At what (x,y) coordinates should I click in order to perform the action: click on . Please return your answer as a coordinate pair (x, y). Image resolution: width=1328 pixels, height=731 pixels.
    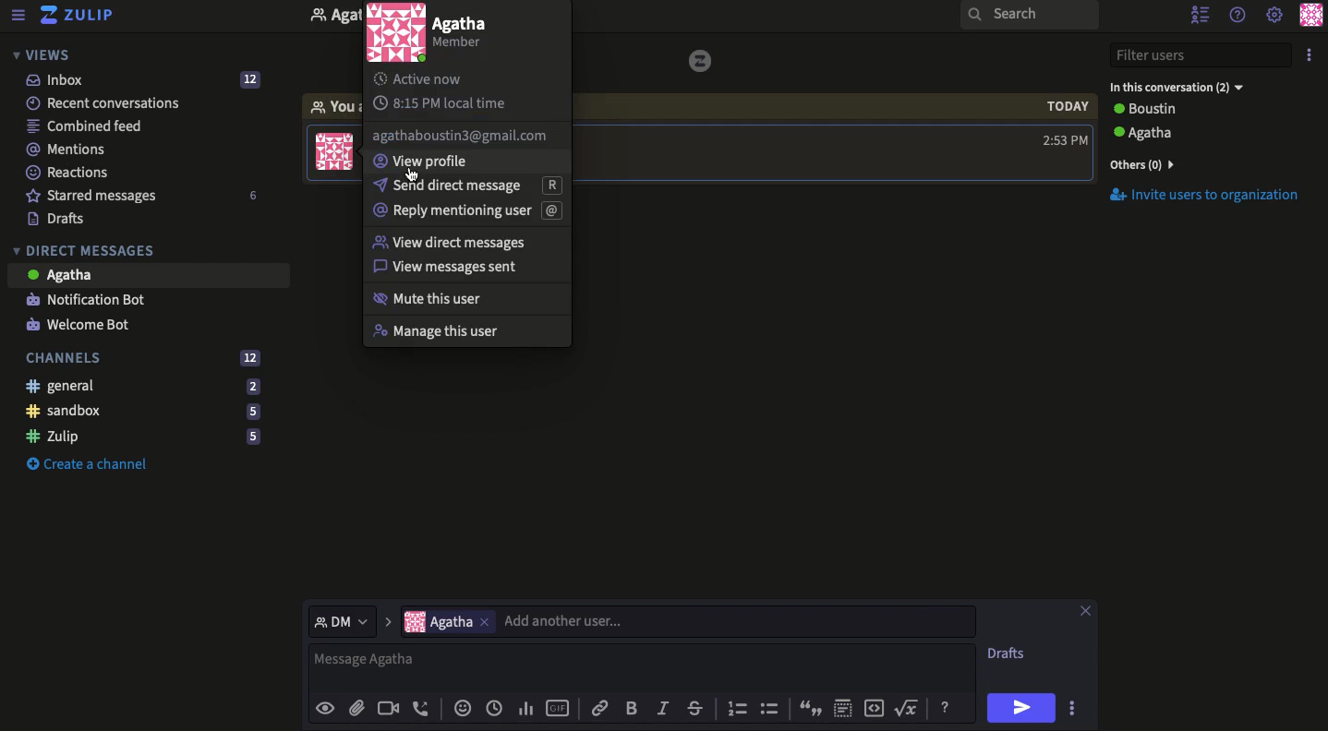
    Looking at the image, I should click on (484, 621).